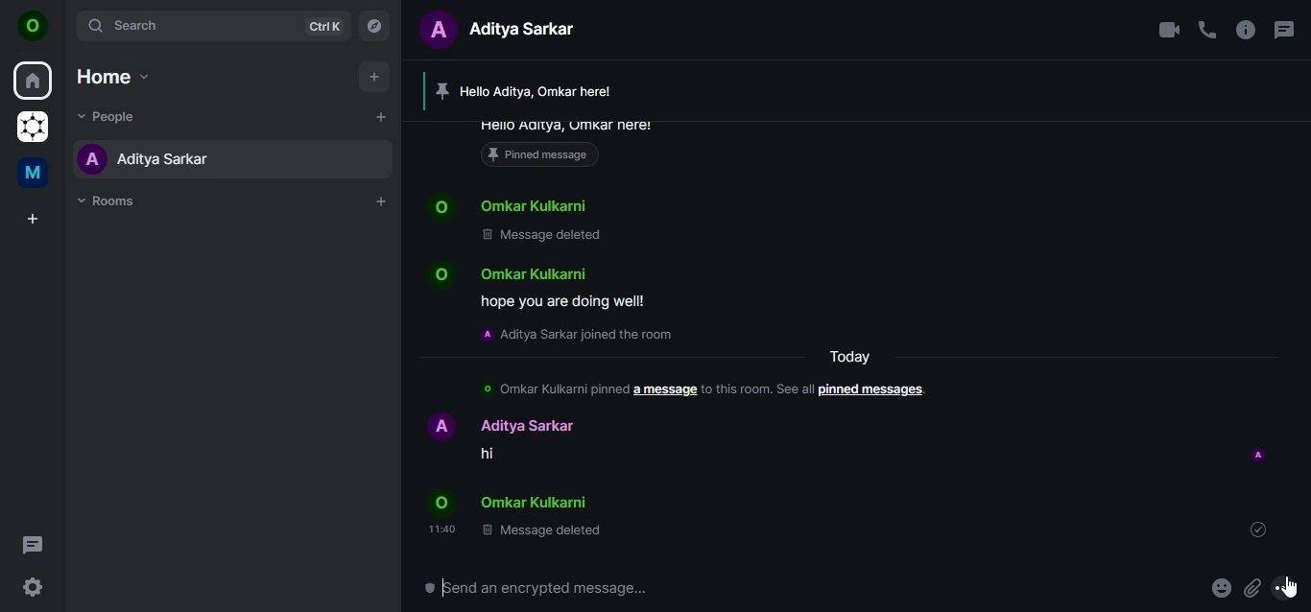  I want to click on Name© Message deleted Name hope you are doing wellla Aditya Sarkar joined the room, so click(559, 267).